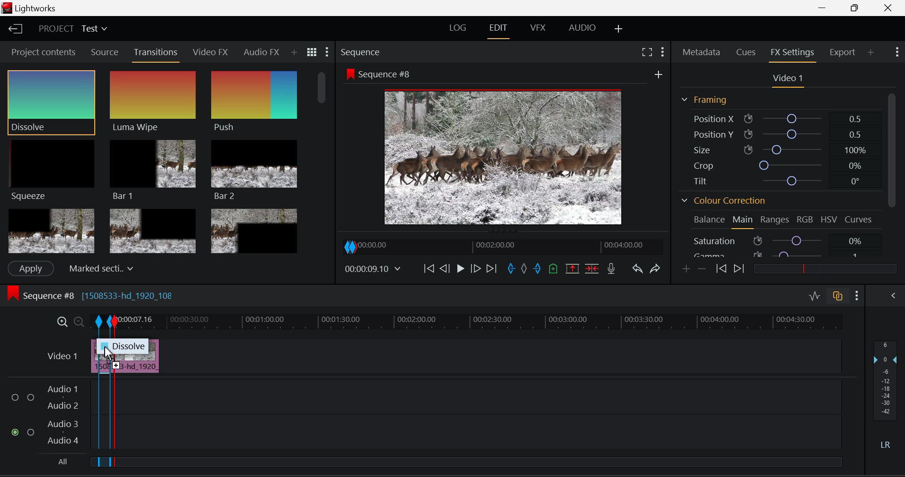  What do you see at coordinates (492, 270) in the screenshot?
I see `To End` at bounding box center [492, 270].